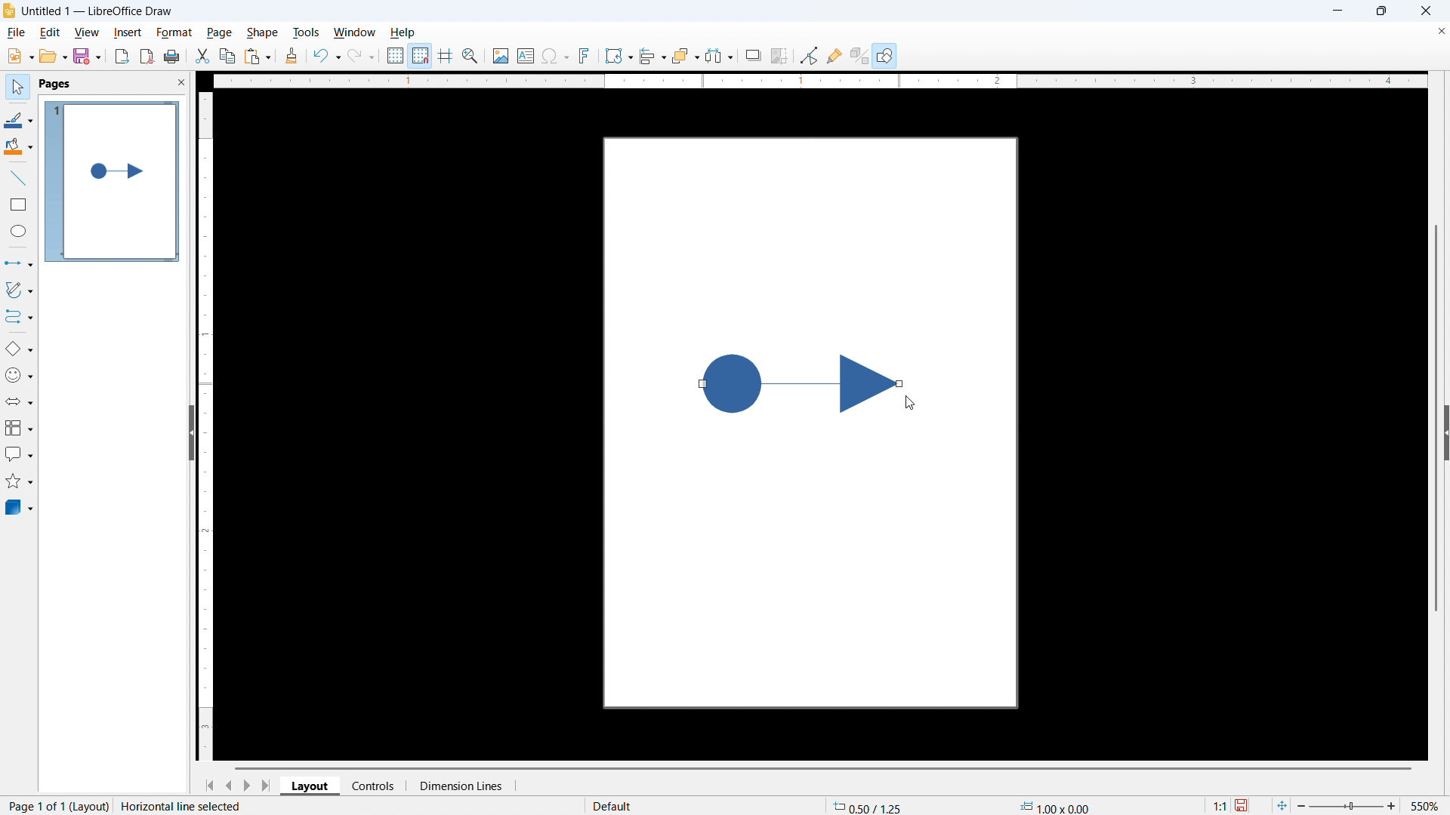 This screenshot has width=1450, height=815. Describe the element at coordinates (20, 205) in the screenshot. I see `Rectangle ` at that location.